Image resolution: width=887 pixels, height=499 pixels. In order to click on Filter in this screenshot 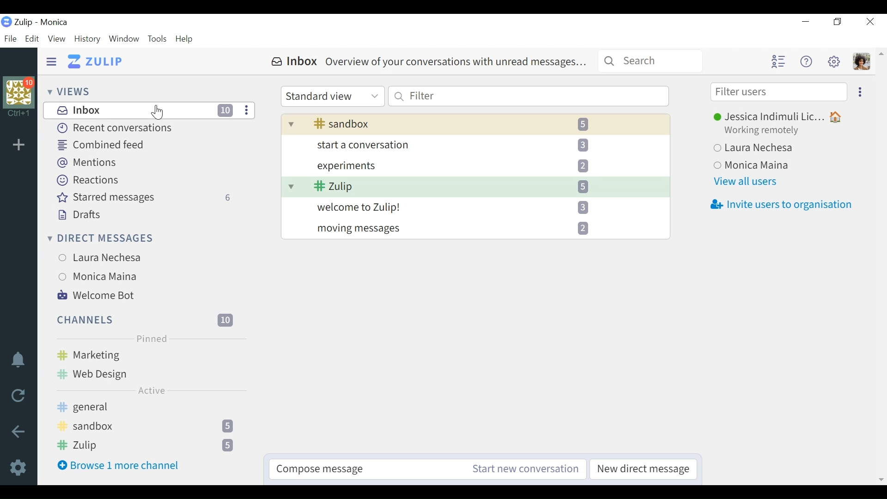, I will do `click(528, 97)`.